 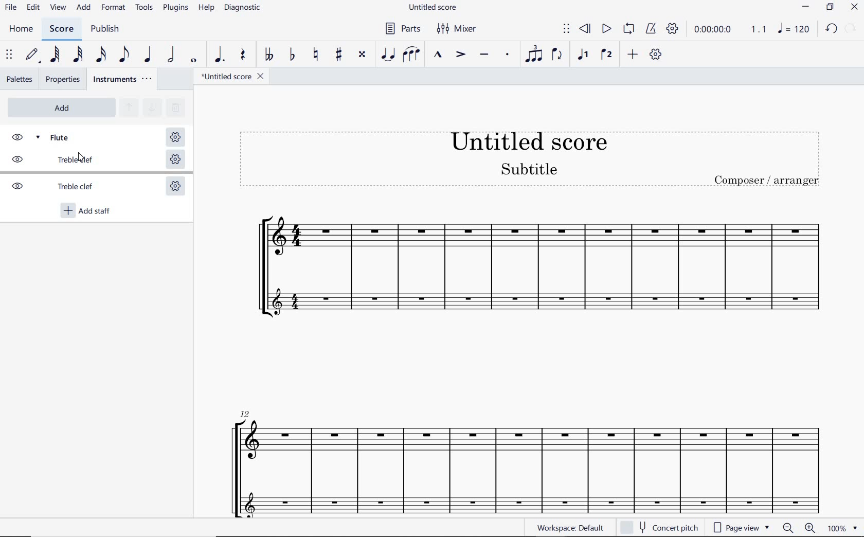 What do you see at coordinates (232, 77) in the screenshot?
I see `file name` at bounding box center [232, 77].